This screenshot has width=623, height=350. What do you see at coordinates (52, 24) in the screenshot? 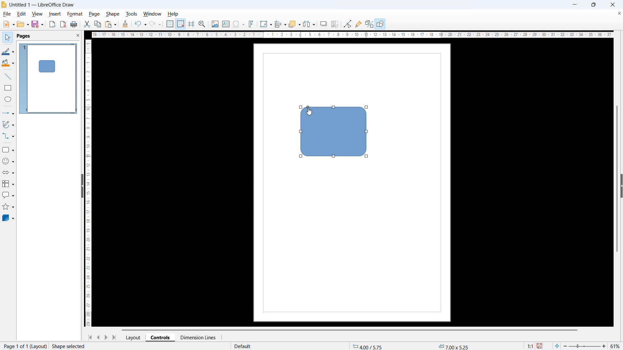
I see `Export ` at bounding box center [52, 24].